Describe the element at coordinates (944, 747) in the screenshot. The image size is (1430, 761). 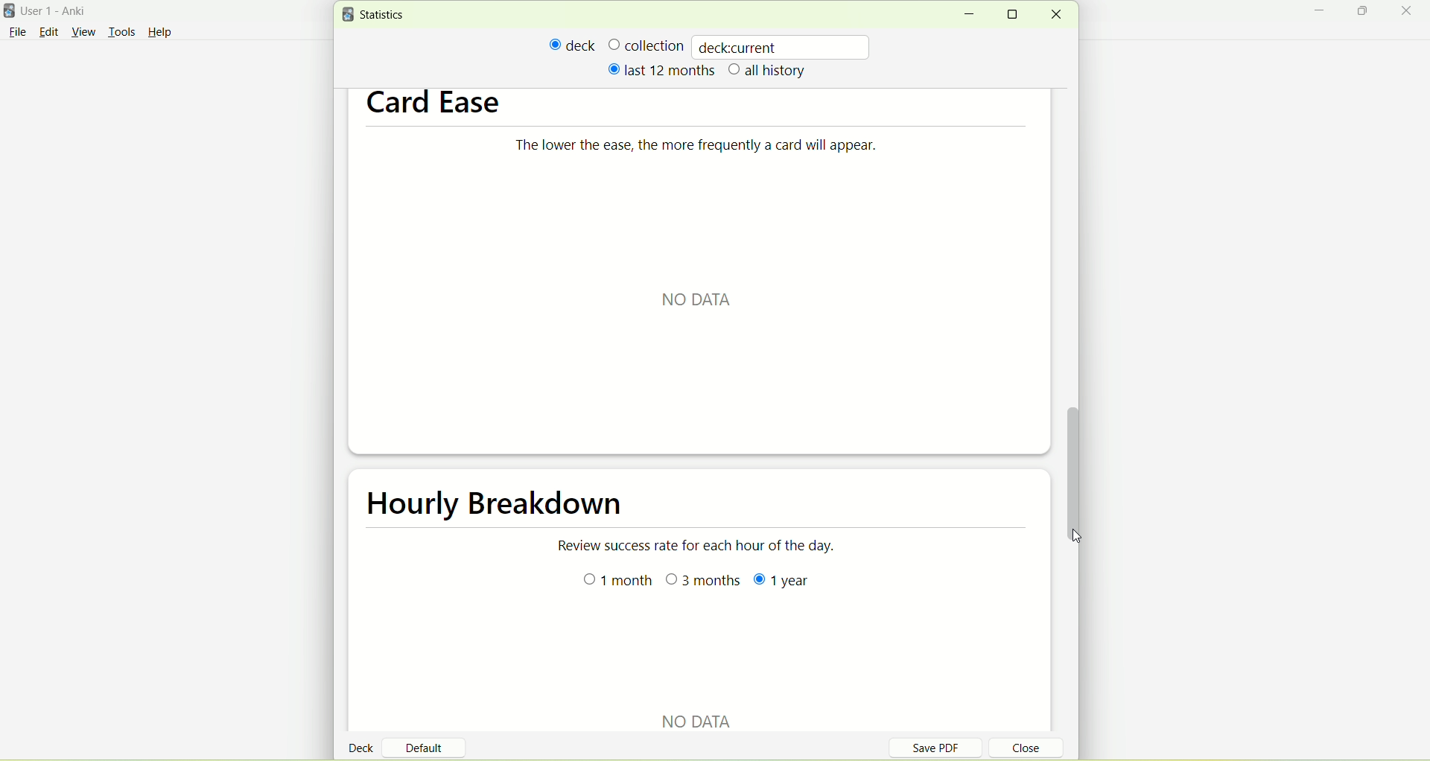
I see `save PDF` at that location.